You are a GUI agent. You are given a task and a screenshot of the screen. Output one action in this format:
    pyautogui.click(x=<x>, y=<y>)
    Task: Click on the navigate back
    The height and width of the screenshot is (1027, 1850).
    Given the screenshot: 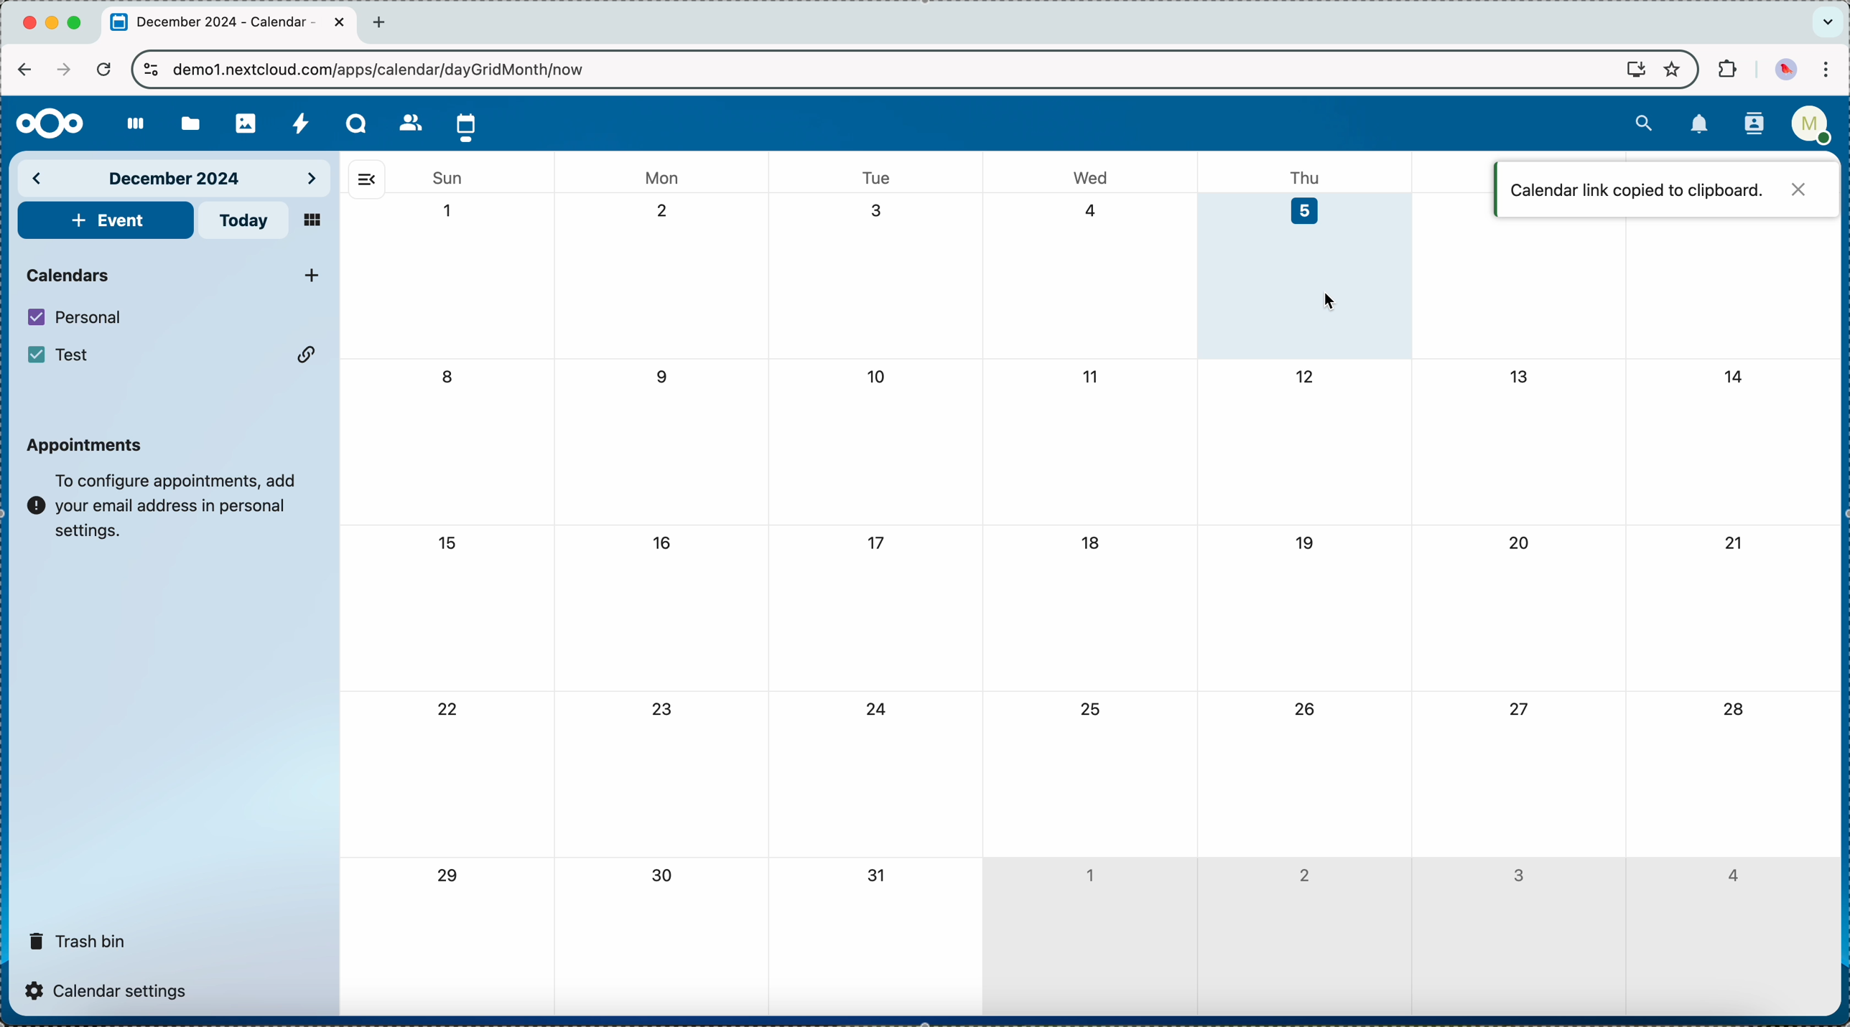 What is the action you would take?
    pyautogui.click(x=24, y=69)
    